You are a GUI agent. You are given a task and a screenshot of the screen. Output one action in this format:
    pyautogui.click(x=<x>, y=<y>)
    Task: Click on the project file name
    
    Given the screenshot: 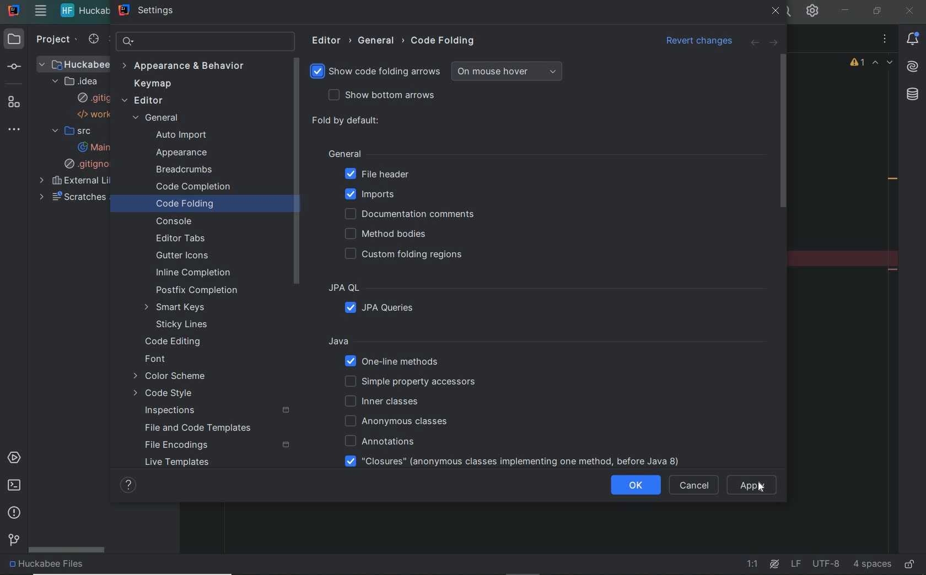 What is the action you would take?
    pyautogui.click(x=81, y=566)
    